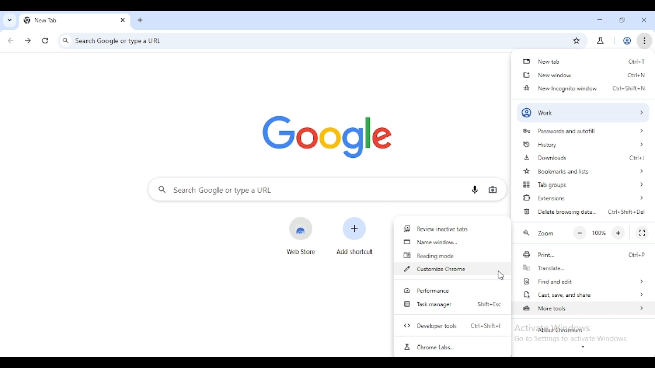 Image resolution: width=655 pixels, height=368 pixels. What do you see at coordinates (600, 41) in the screenshot?
I see `chrome labs` at bounding box center [600, 41].